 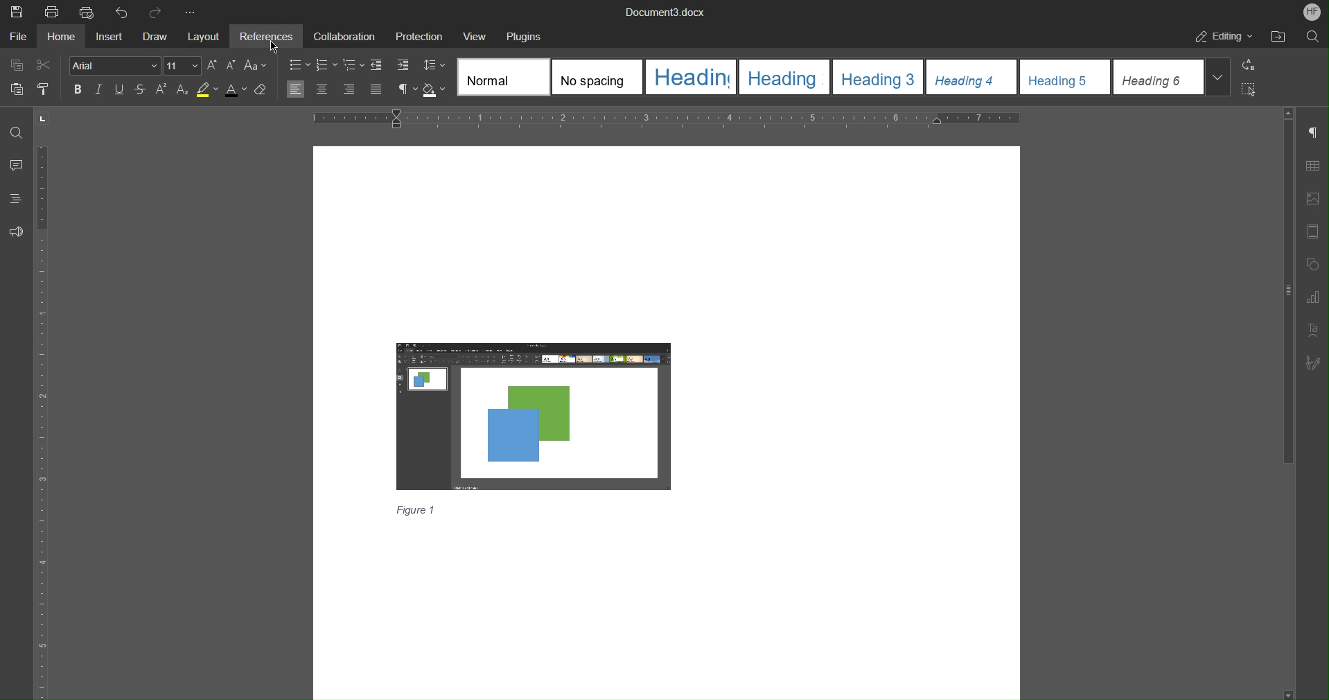 What do you see at coordinates (16, 132) in the screenshot?
I see `Find` at bounding box center [16, 132].